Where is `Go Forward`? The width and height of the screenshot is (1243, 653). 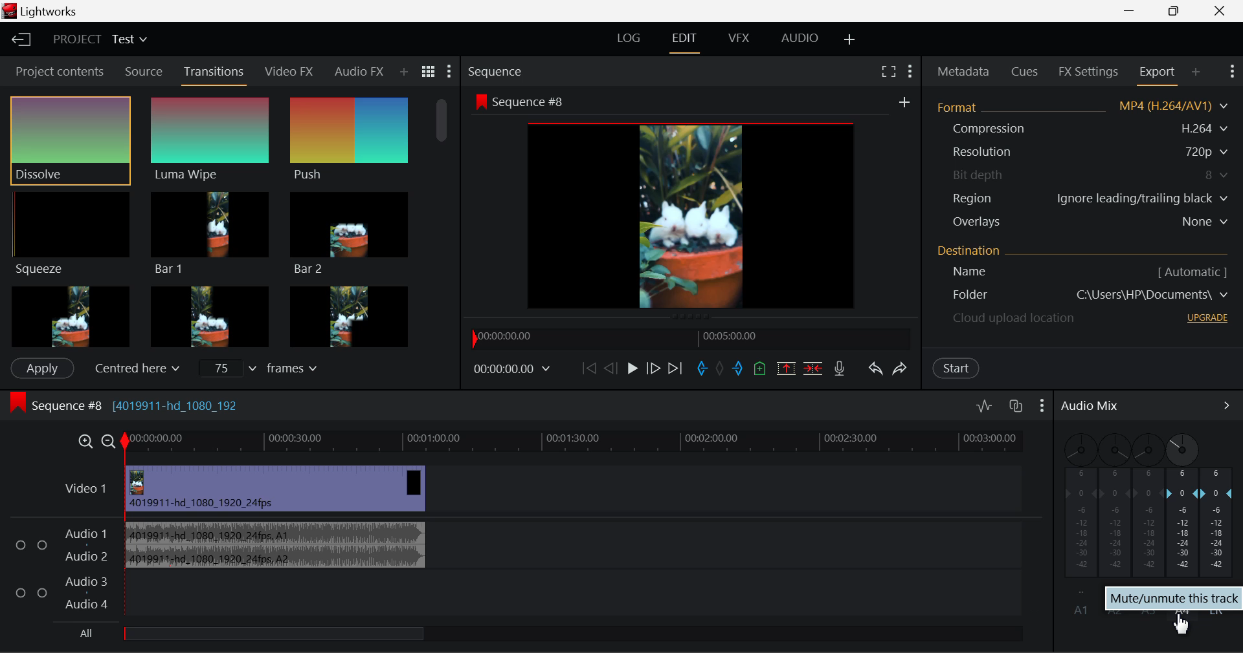 Go Forward is located at coordinates (654, 369).